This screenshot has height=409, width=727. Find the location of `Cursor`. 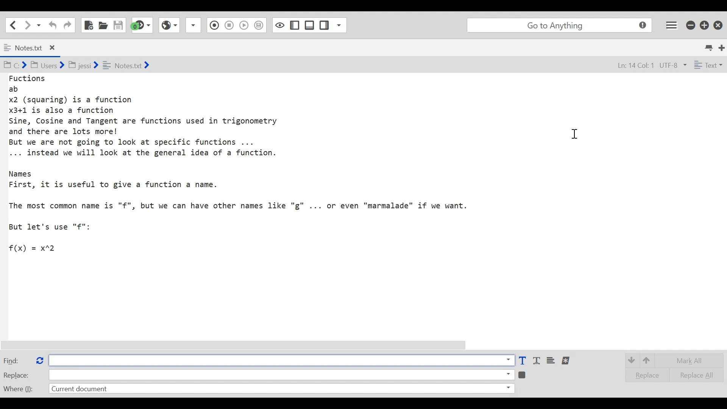

Cursor is located at coordinates (579, 135).